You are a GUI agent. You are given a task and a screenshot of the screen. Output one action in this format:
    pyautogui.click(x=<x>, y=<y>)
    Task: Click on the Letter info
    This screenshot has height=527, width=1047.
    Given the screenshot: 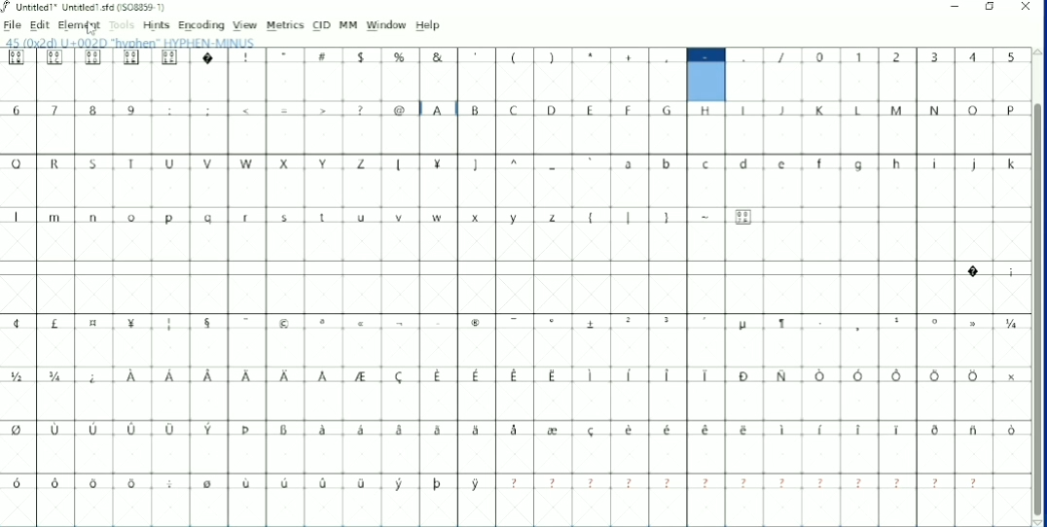 What is the action you would take?
    pyautogui.click(x=137, y=42)
    